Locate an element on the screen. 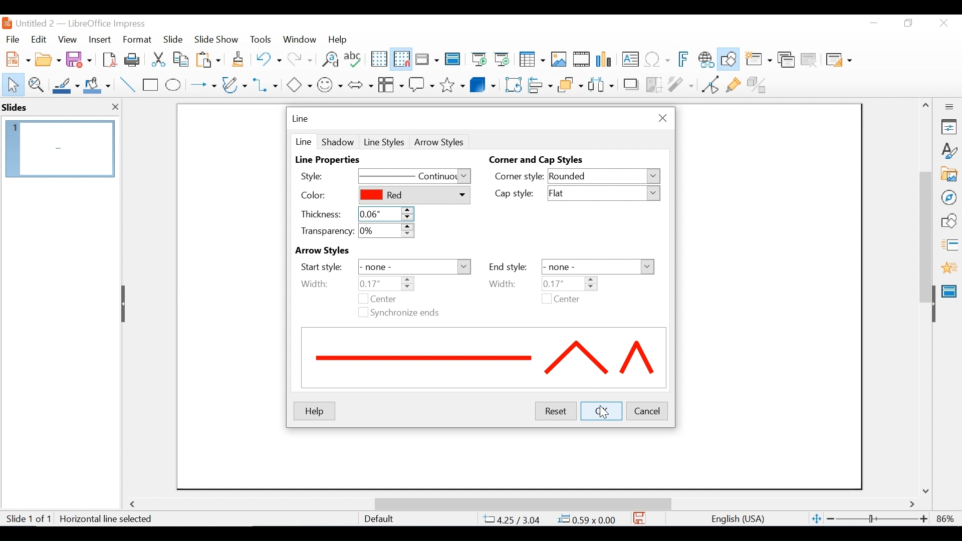 The width and height of the screenshot is (962, 541). Fit Slide to current window is located at coordinates (817, 519).